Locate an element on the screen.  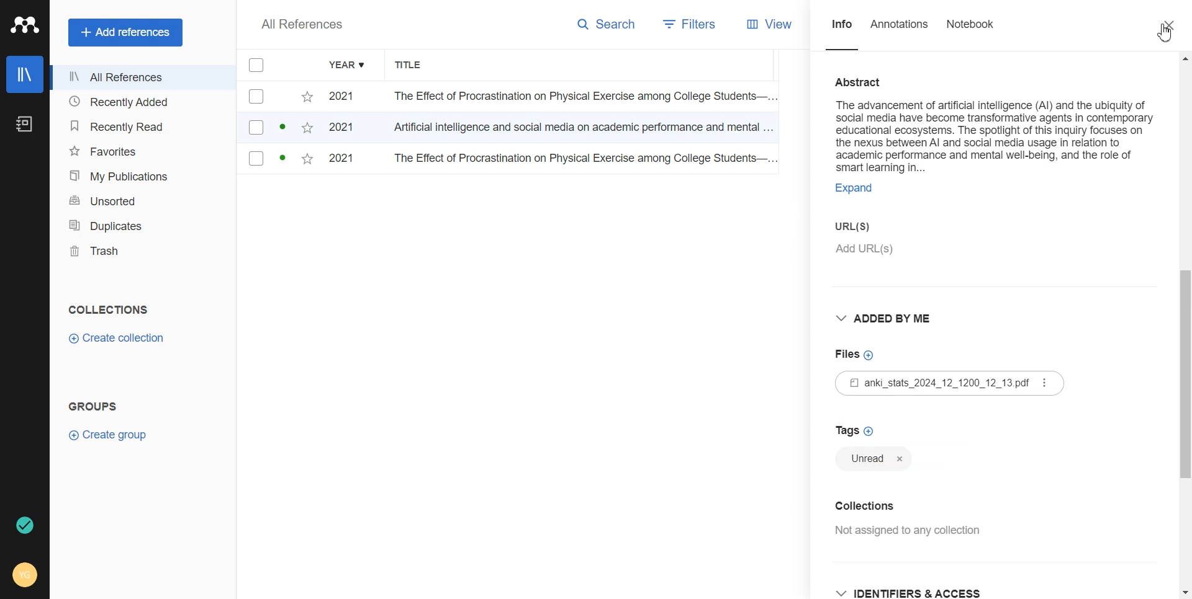
Library is located at coordinates (24, 74).